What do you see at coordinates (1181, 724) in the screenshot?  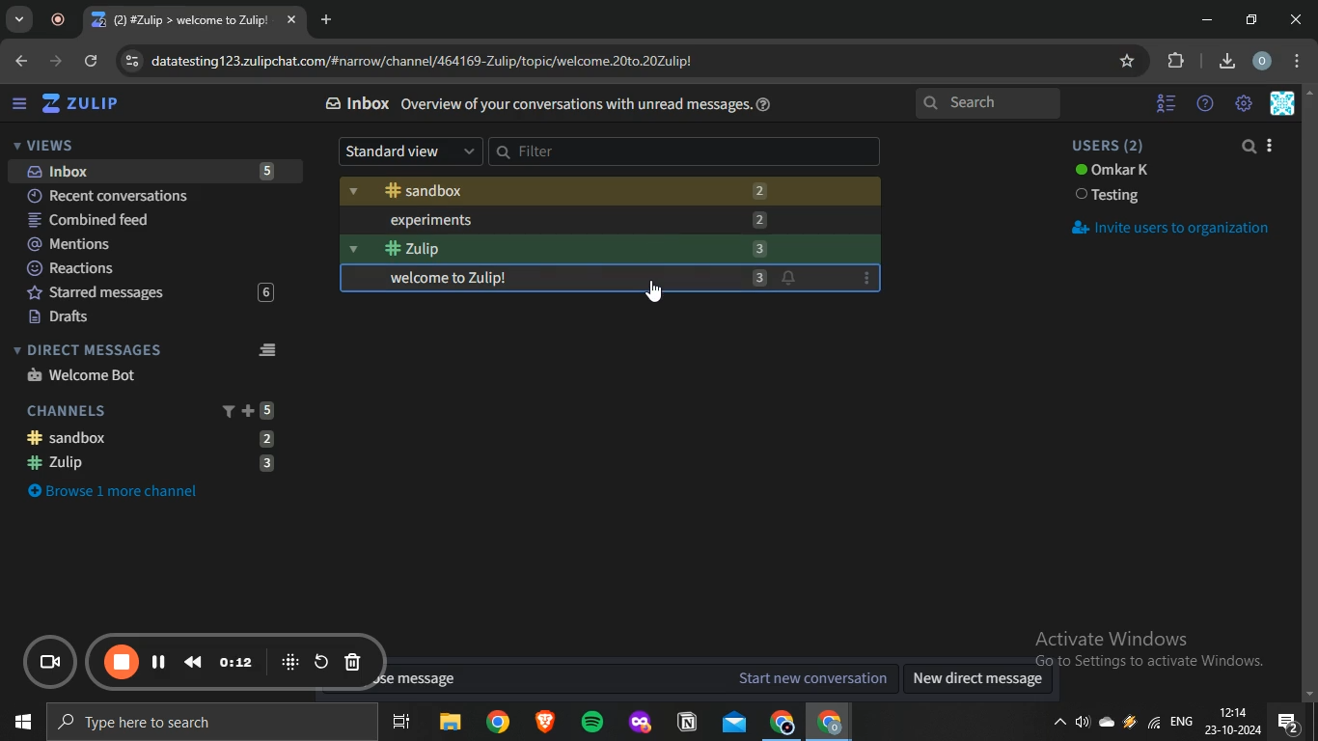 I see `english` at bounding box center [1181, 724].